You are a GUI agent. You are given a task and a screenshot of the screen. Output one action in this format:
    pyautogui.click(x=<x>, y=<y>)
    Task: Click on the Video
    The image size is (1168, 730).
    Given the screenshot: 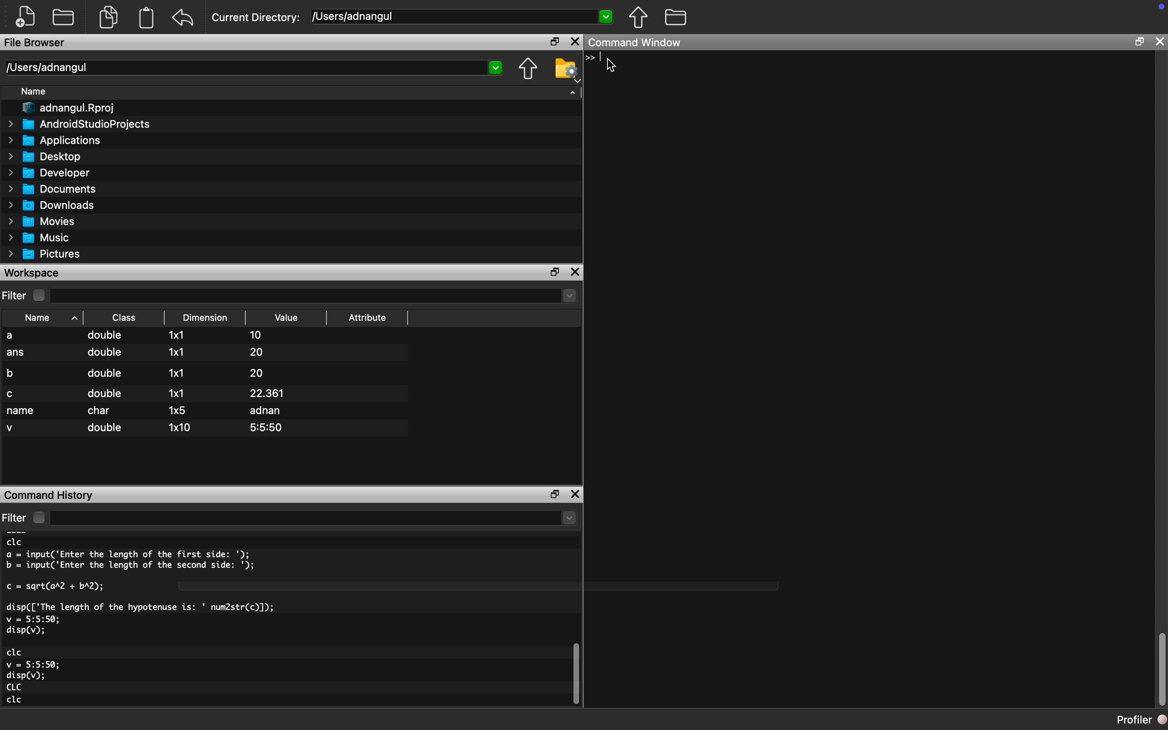 What is the action you would take?
    pyautogui.click(x=293, y=315)
    